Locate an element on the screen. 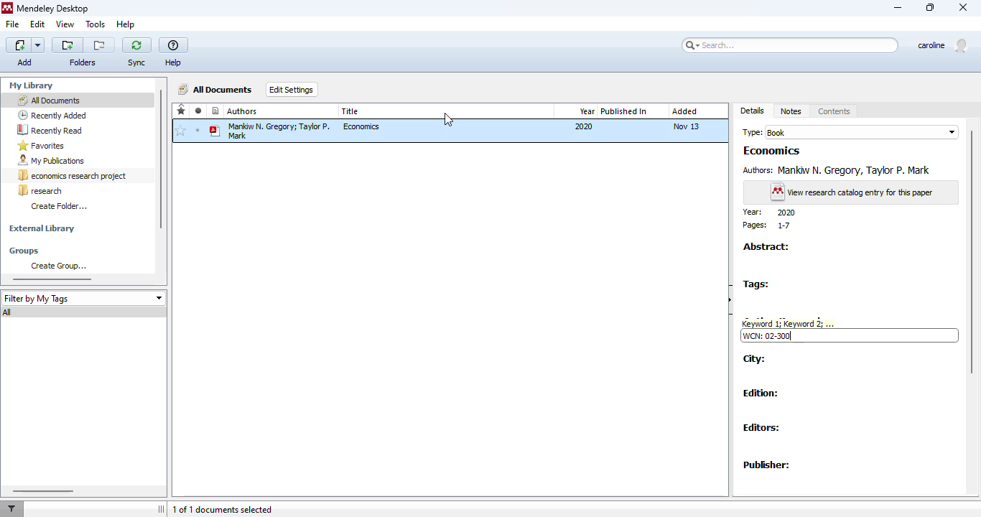 The width and height of the screenshot is (981, 517). recently read is located at coordinates (52, 131).